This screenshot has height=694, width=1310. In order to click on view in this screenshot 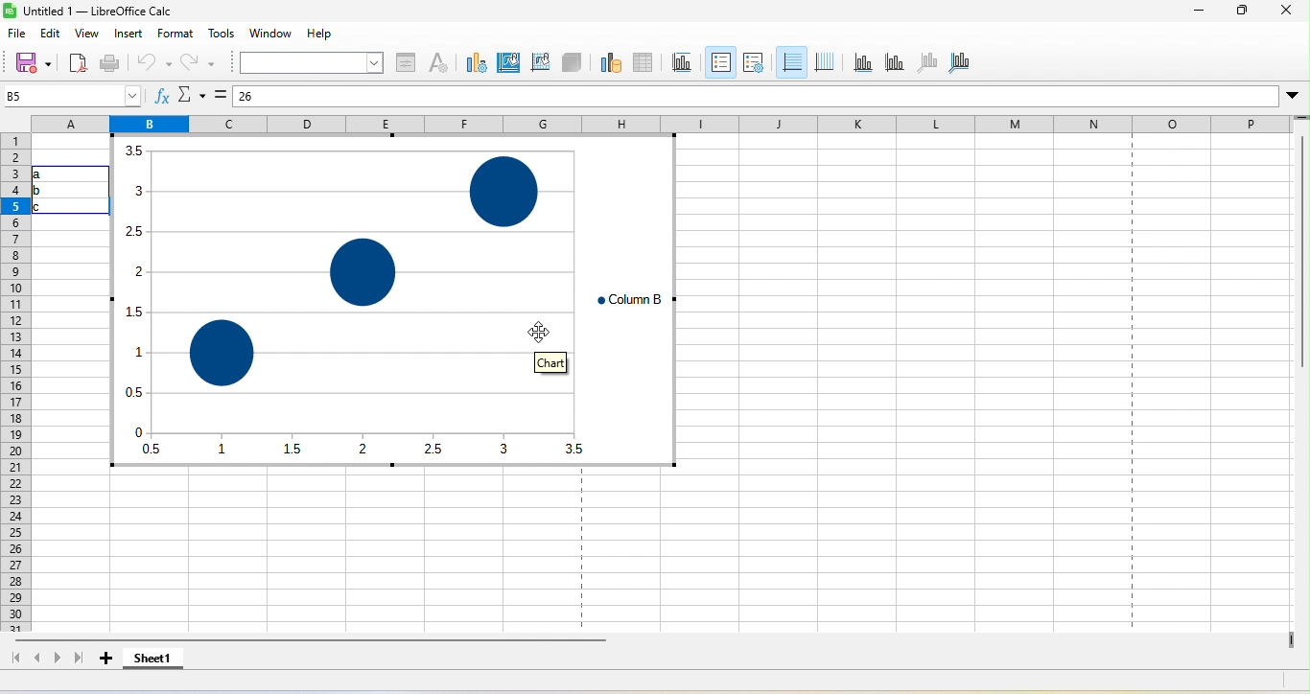, I will do `click(90, 37)`.